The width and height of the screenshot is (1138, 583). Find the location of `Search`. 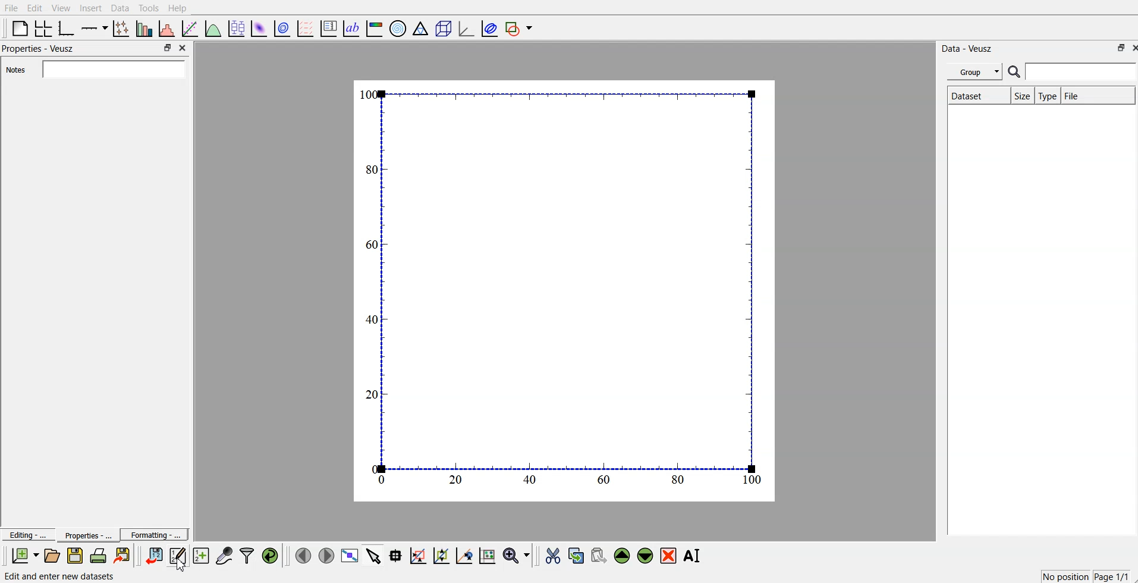

Search is located at coordinates (1073, 72).